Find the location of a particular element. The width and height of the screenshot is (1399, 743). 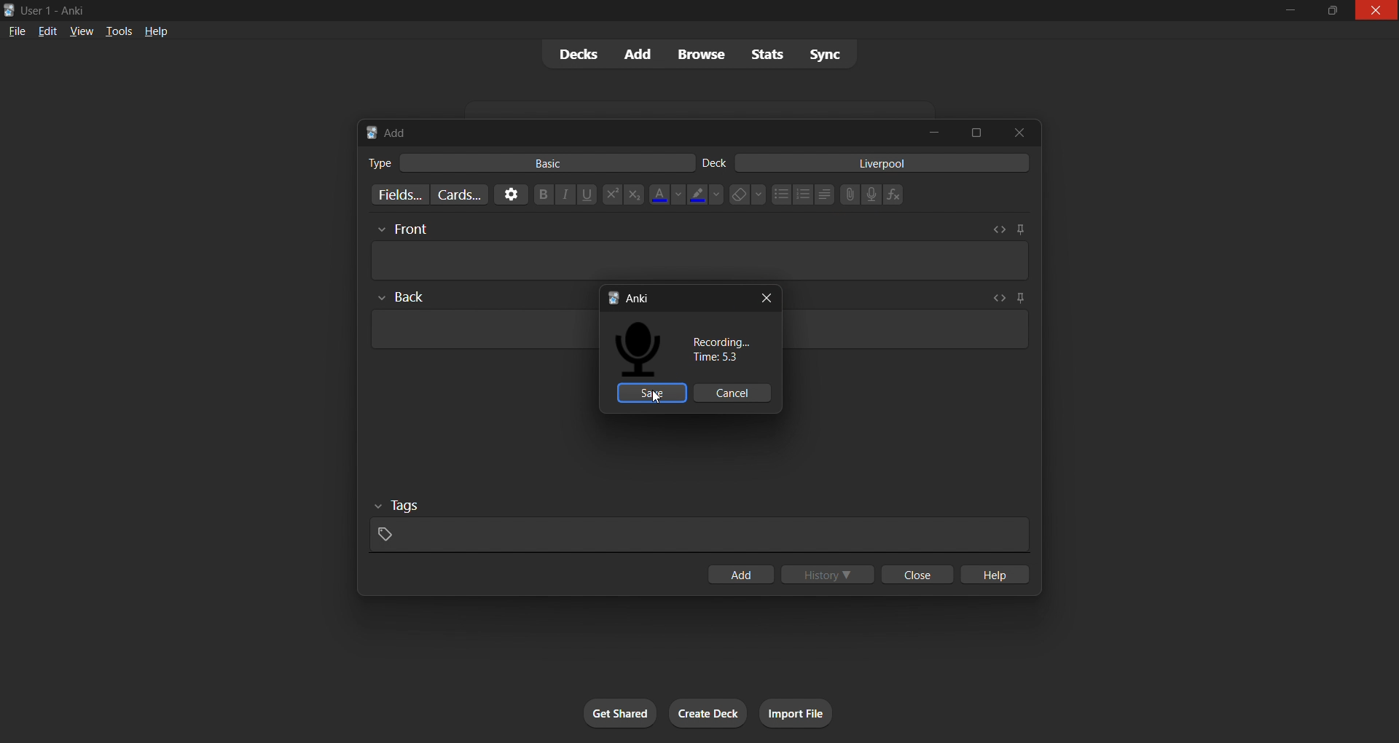

pin is located at coordinates (1015, 299).